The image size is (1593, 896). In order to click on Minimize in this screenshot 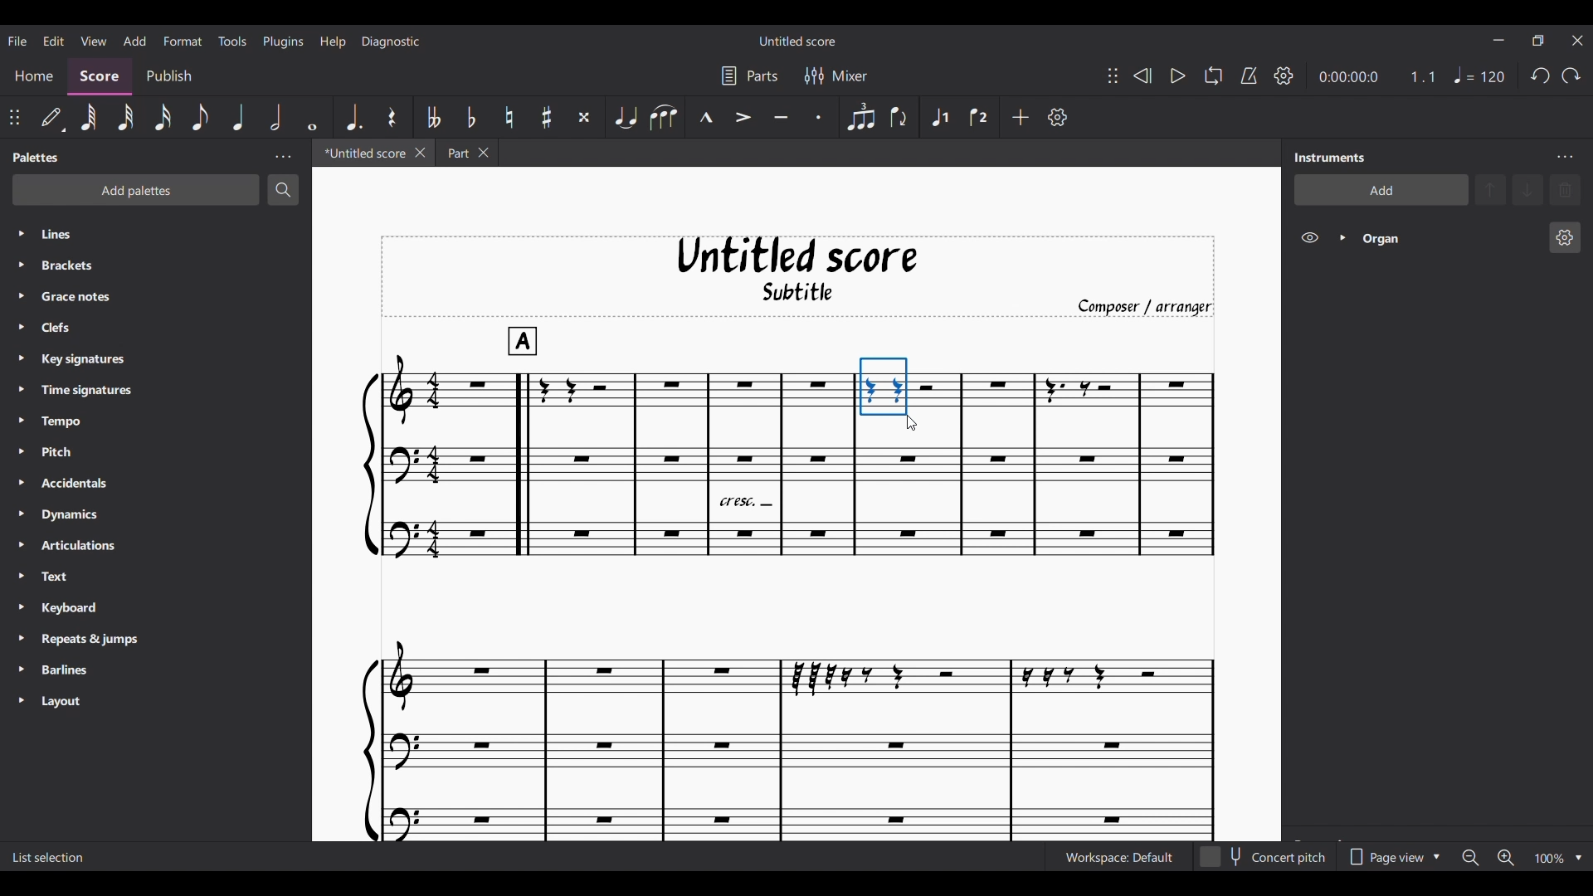, I will do `click(1498, 40)`.